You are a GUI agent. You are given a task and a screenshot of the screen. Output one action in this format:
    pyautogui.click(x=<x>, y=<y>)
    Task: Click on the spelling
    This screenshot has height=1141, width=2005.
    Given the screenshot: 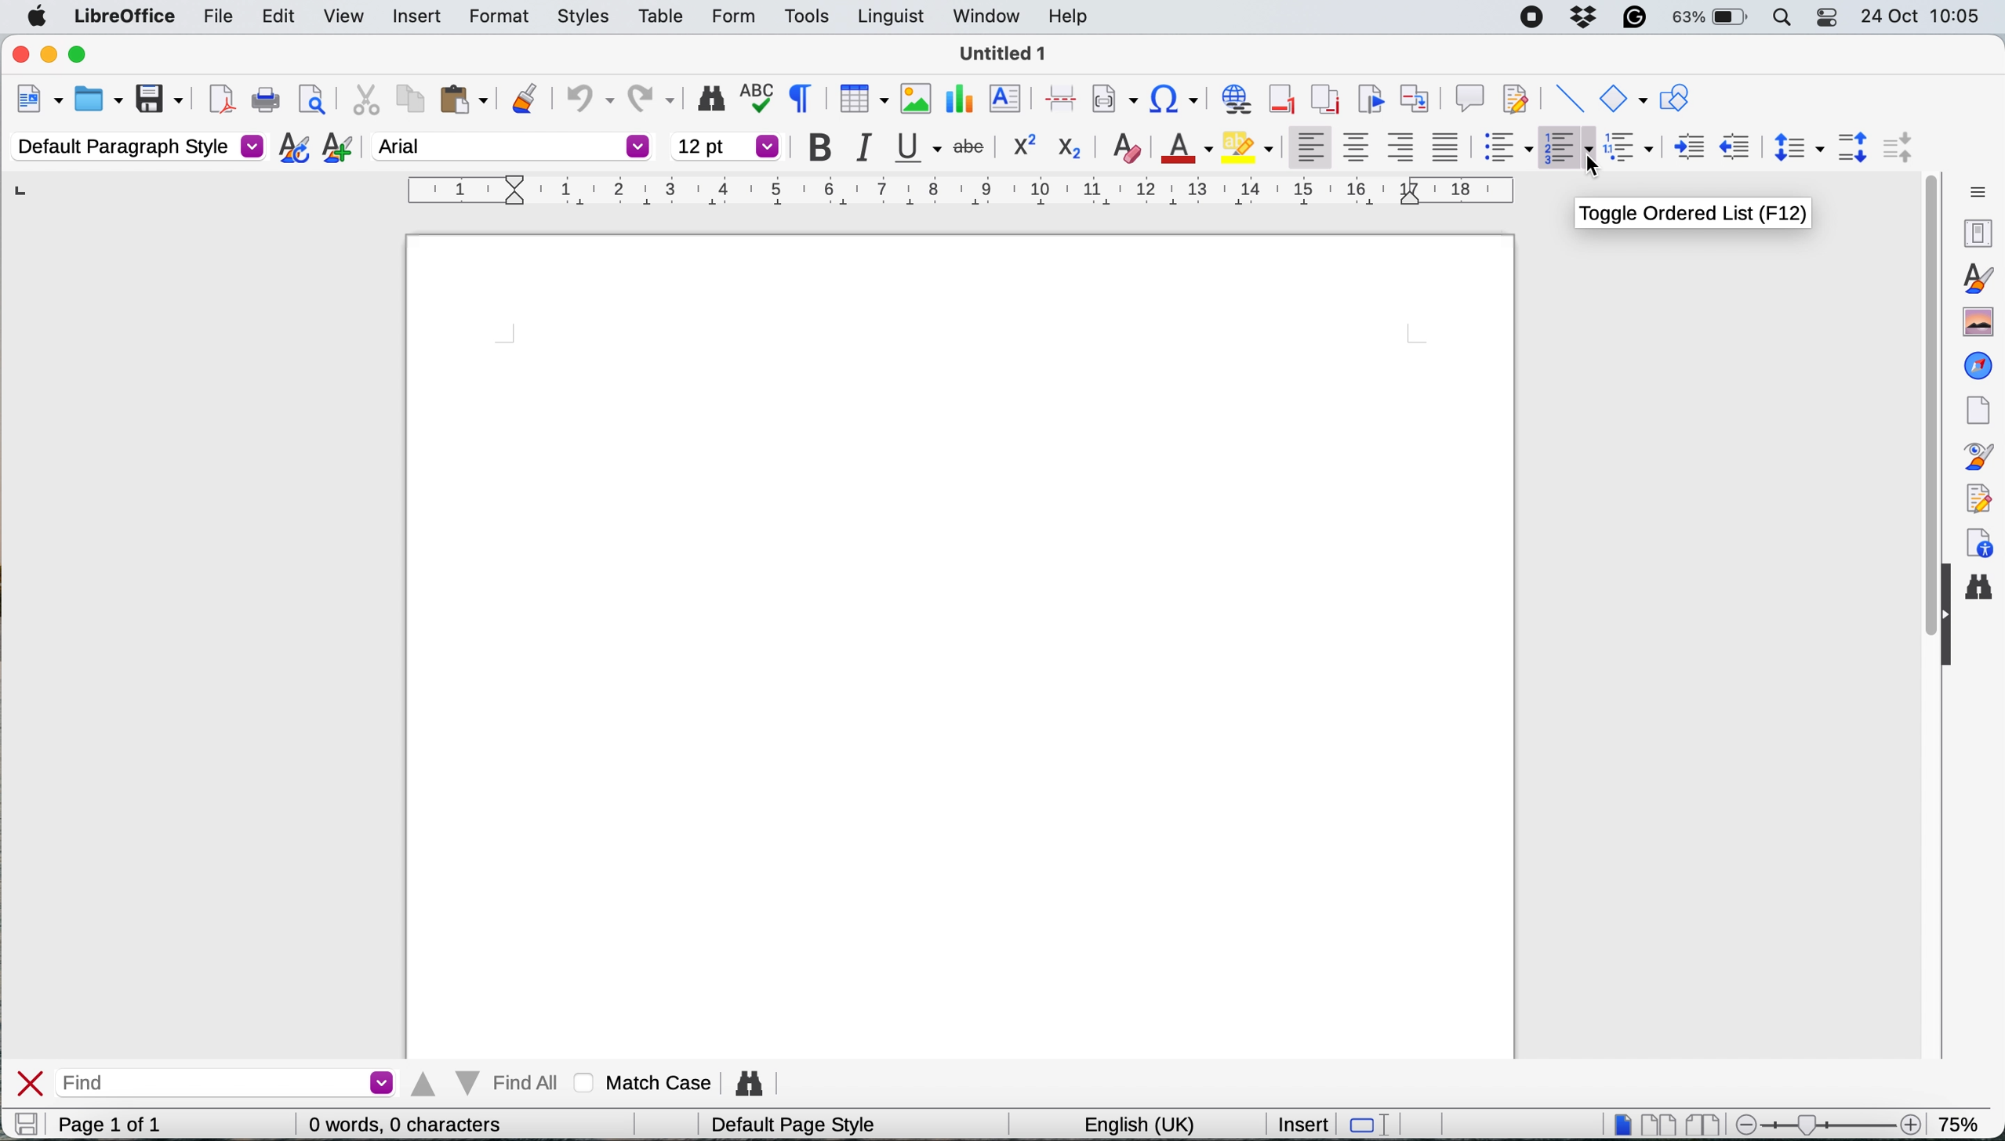 What is the action you would take?
    pyautogui.click(x=761, y=97)
    